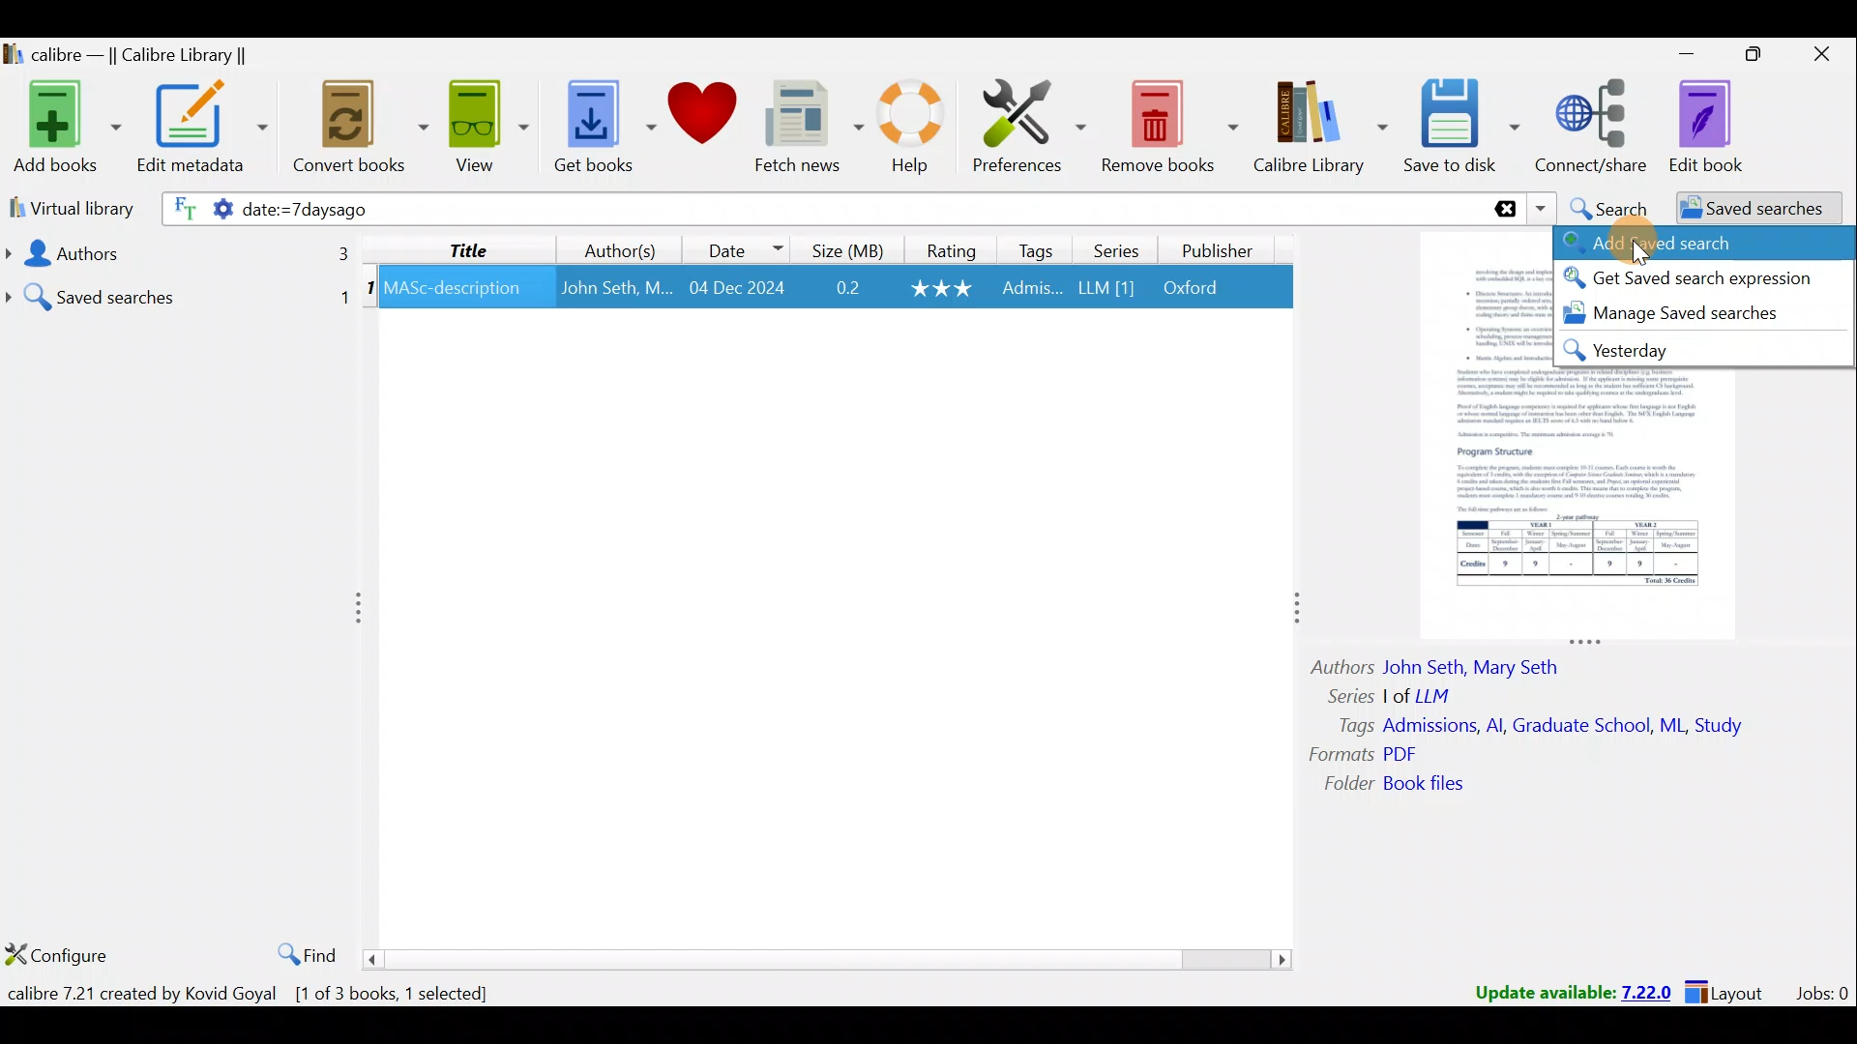 The image size is (1857, 1044). What do you see at coordinates (1127, 208) in the screenshot?
I see `Search bar` at bounding box center [1127, 208].